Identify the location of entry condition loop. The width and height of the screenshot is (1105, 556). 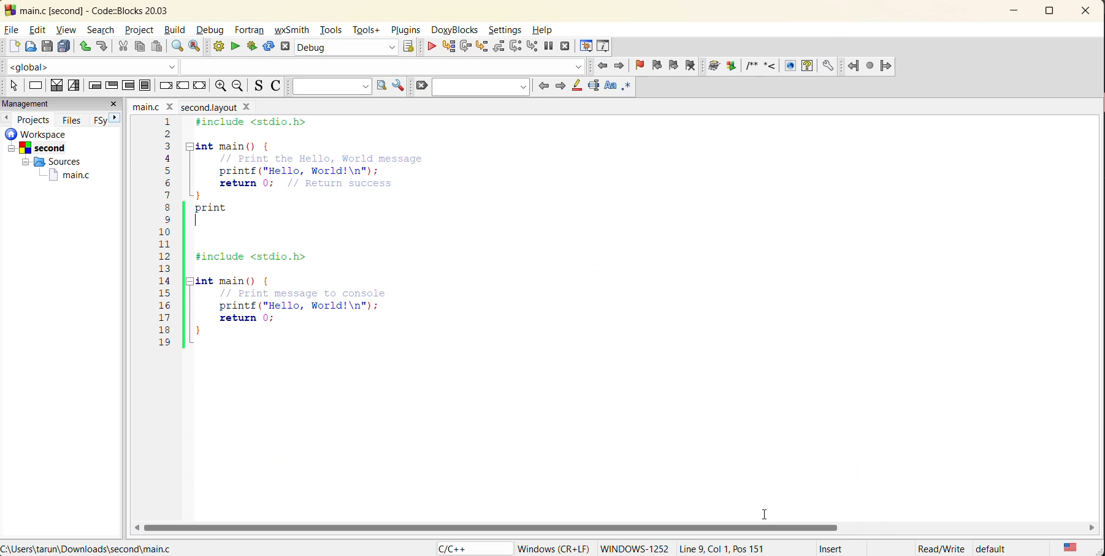
(94, 86).